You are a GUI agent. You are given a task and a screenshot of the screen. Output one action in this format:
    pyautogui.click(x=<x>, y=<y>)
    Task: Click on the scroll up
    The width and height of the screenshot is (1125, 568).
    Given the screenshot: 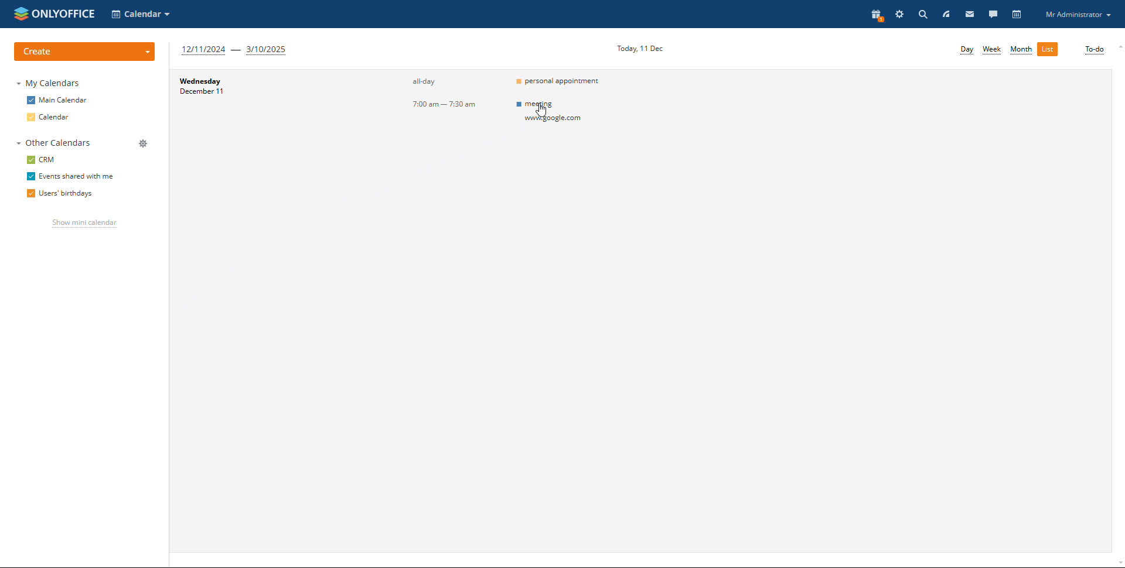 What is the action you would take?
    pyautogui.click(x=1118, y=45)
    